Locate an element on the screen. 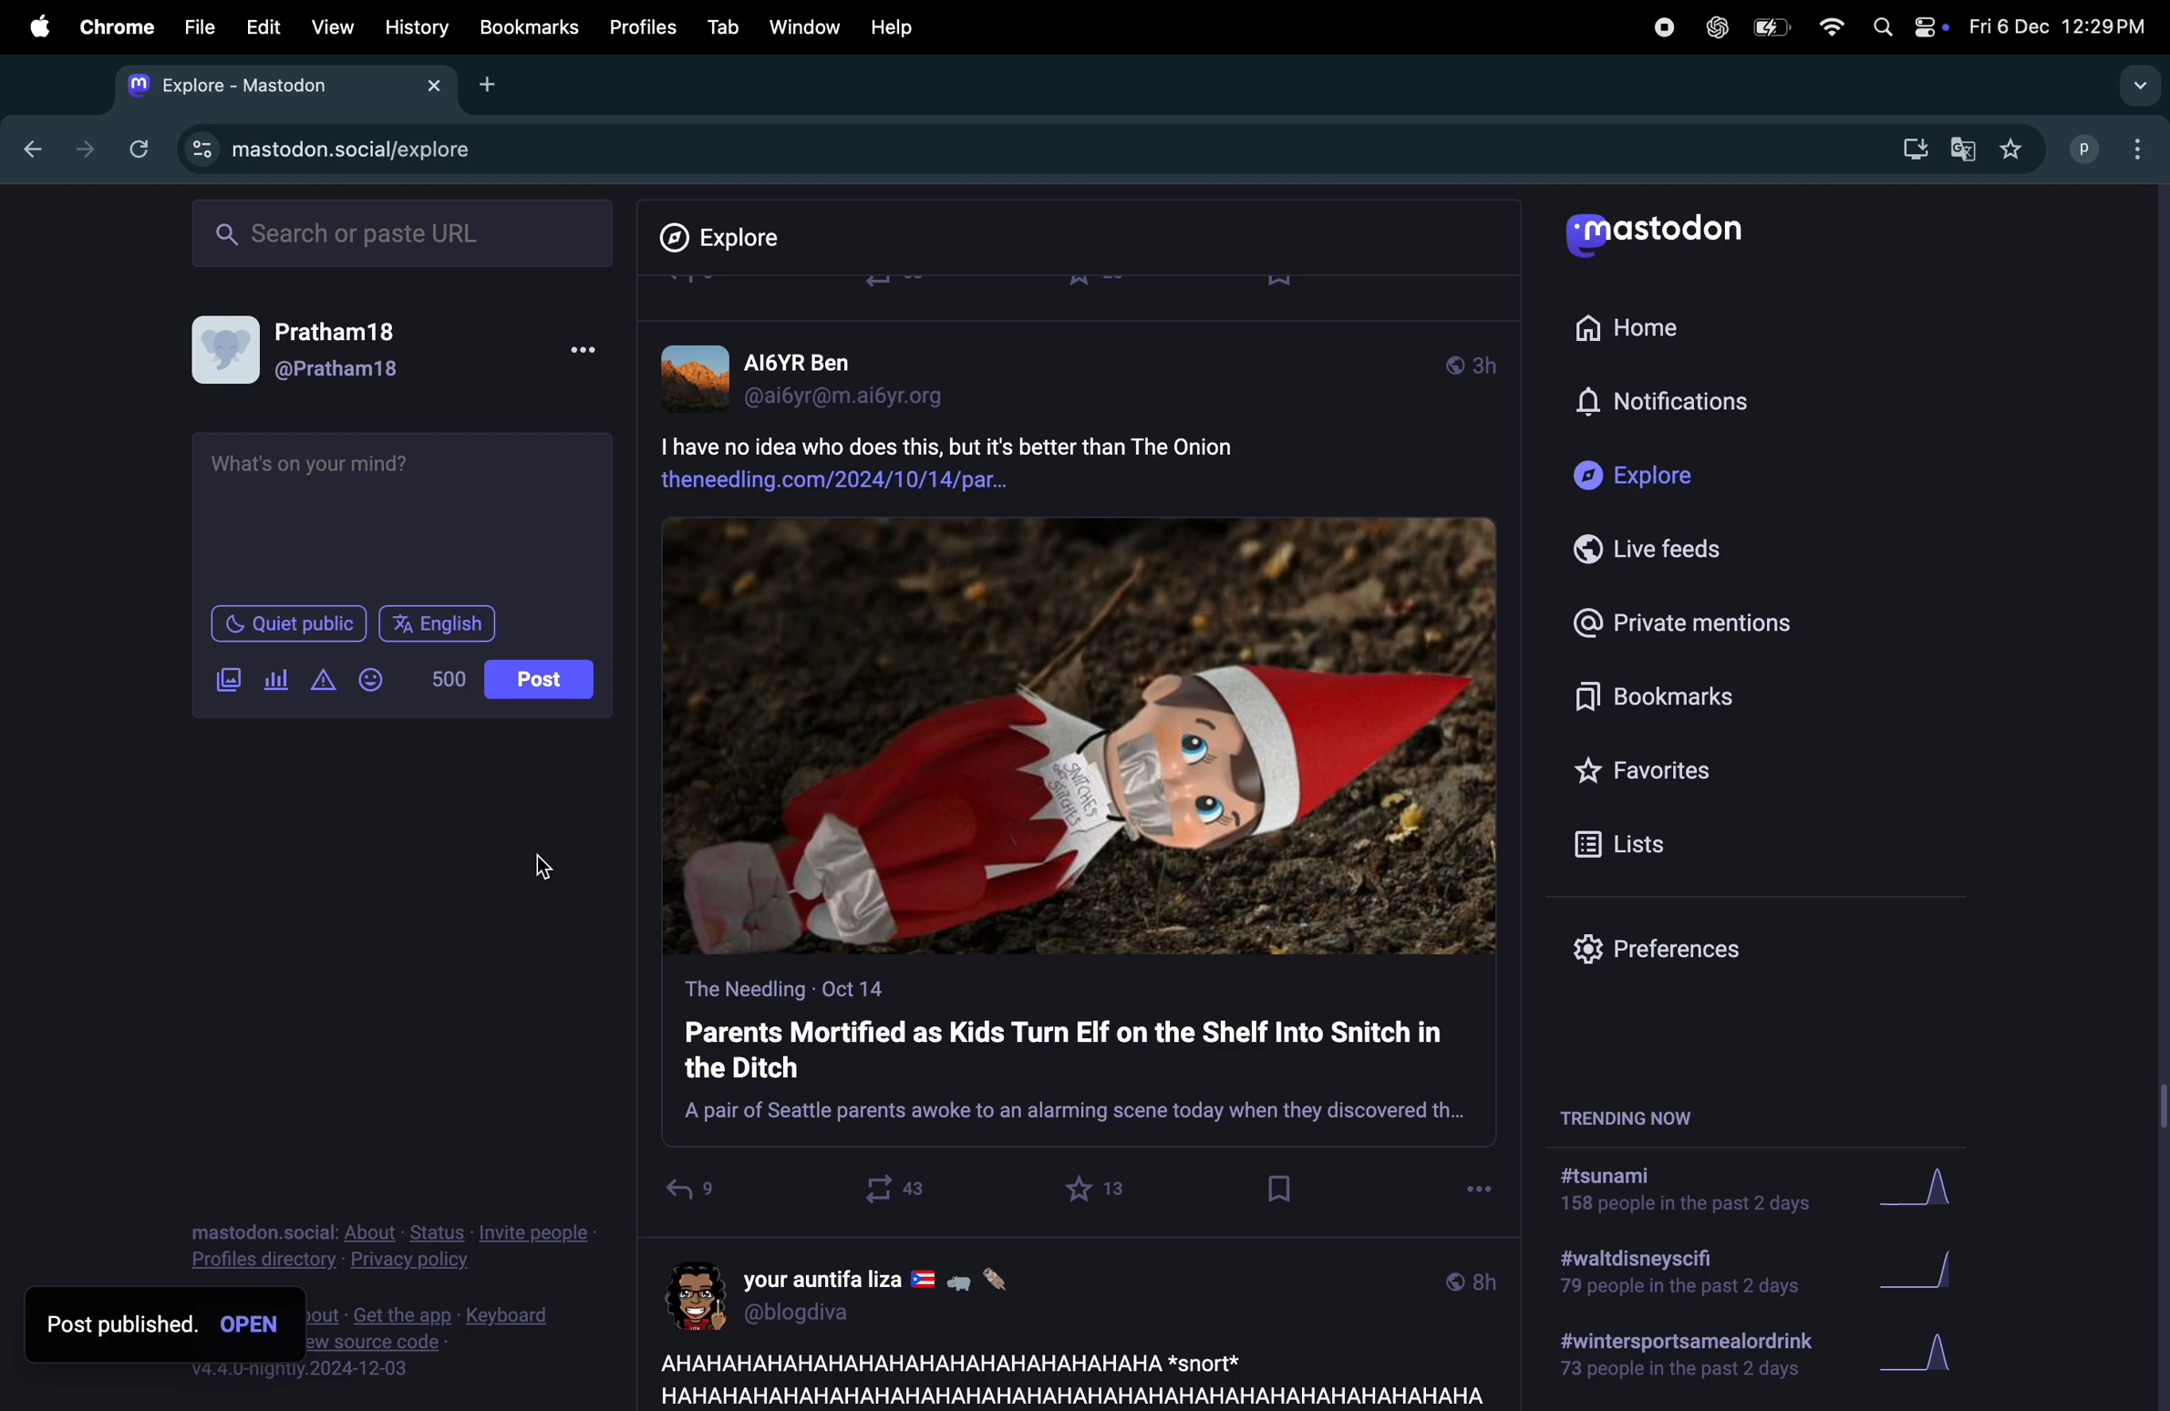  graph is located at coordinates (1927, 1274).